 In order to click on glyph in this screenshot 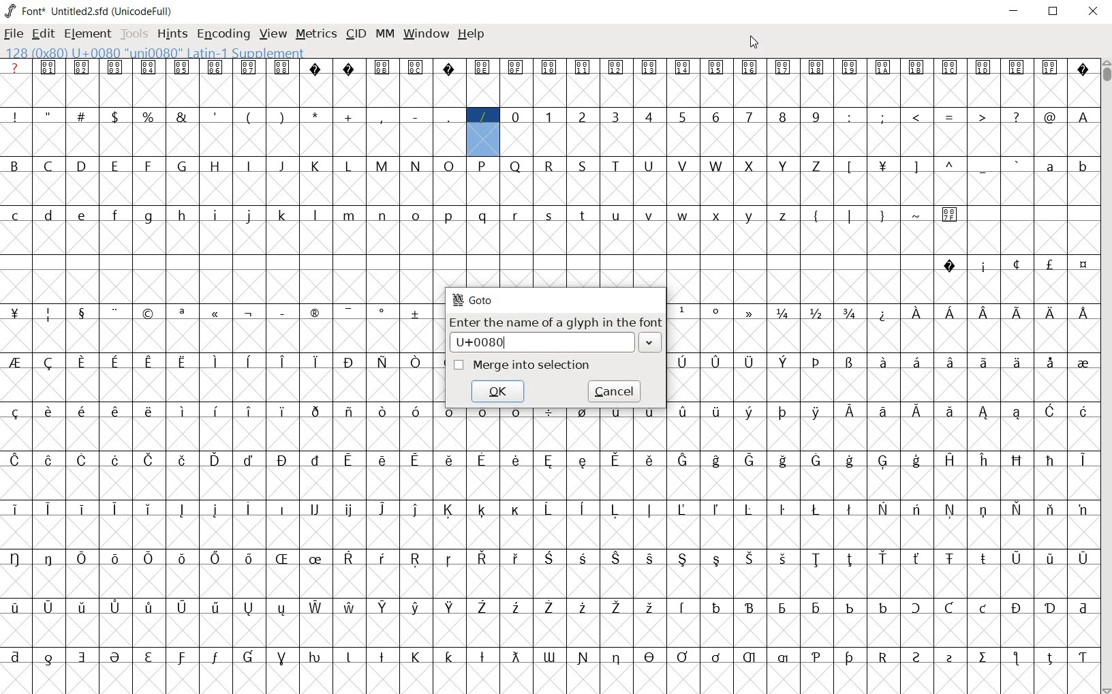, I will do `click(15, 313)`.